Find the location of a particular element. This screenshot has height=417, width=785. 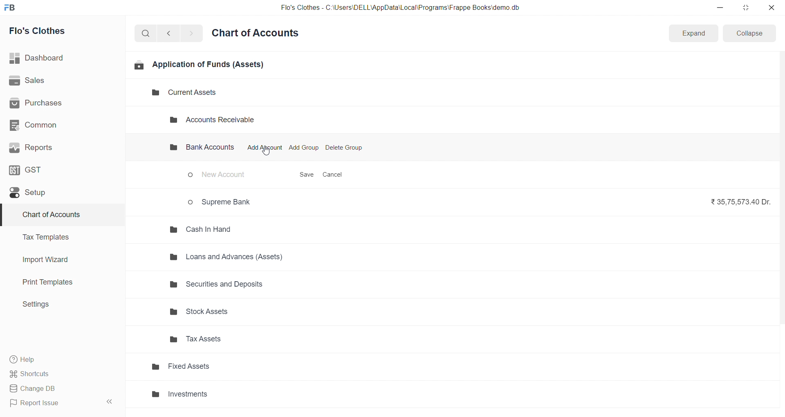

Collapse sidebar is located at coordinates (110, 403).